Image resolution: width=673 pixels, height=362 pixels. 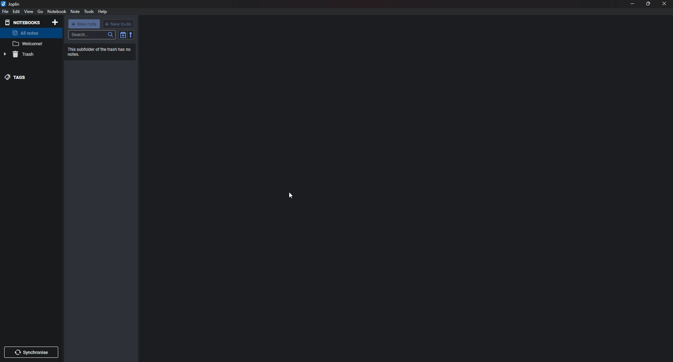 I want to click on help, so click(x=103, y=12).